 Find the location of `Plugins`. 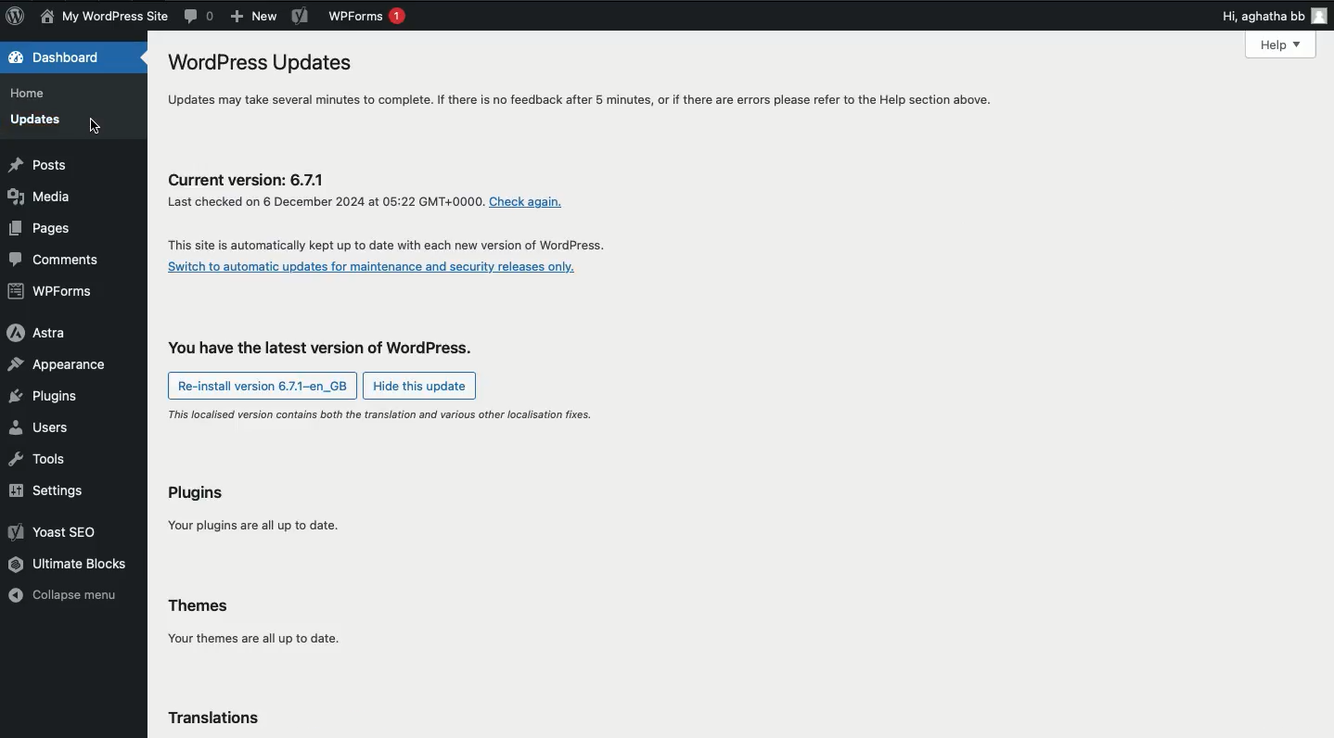

Plugins is located at coordinates (45, 397).